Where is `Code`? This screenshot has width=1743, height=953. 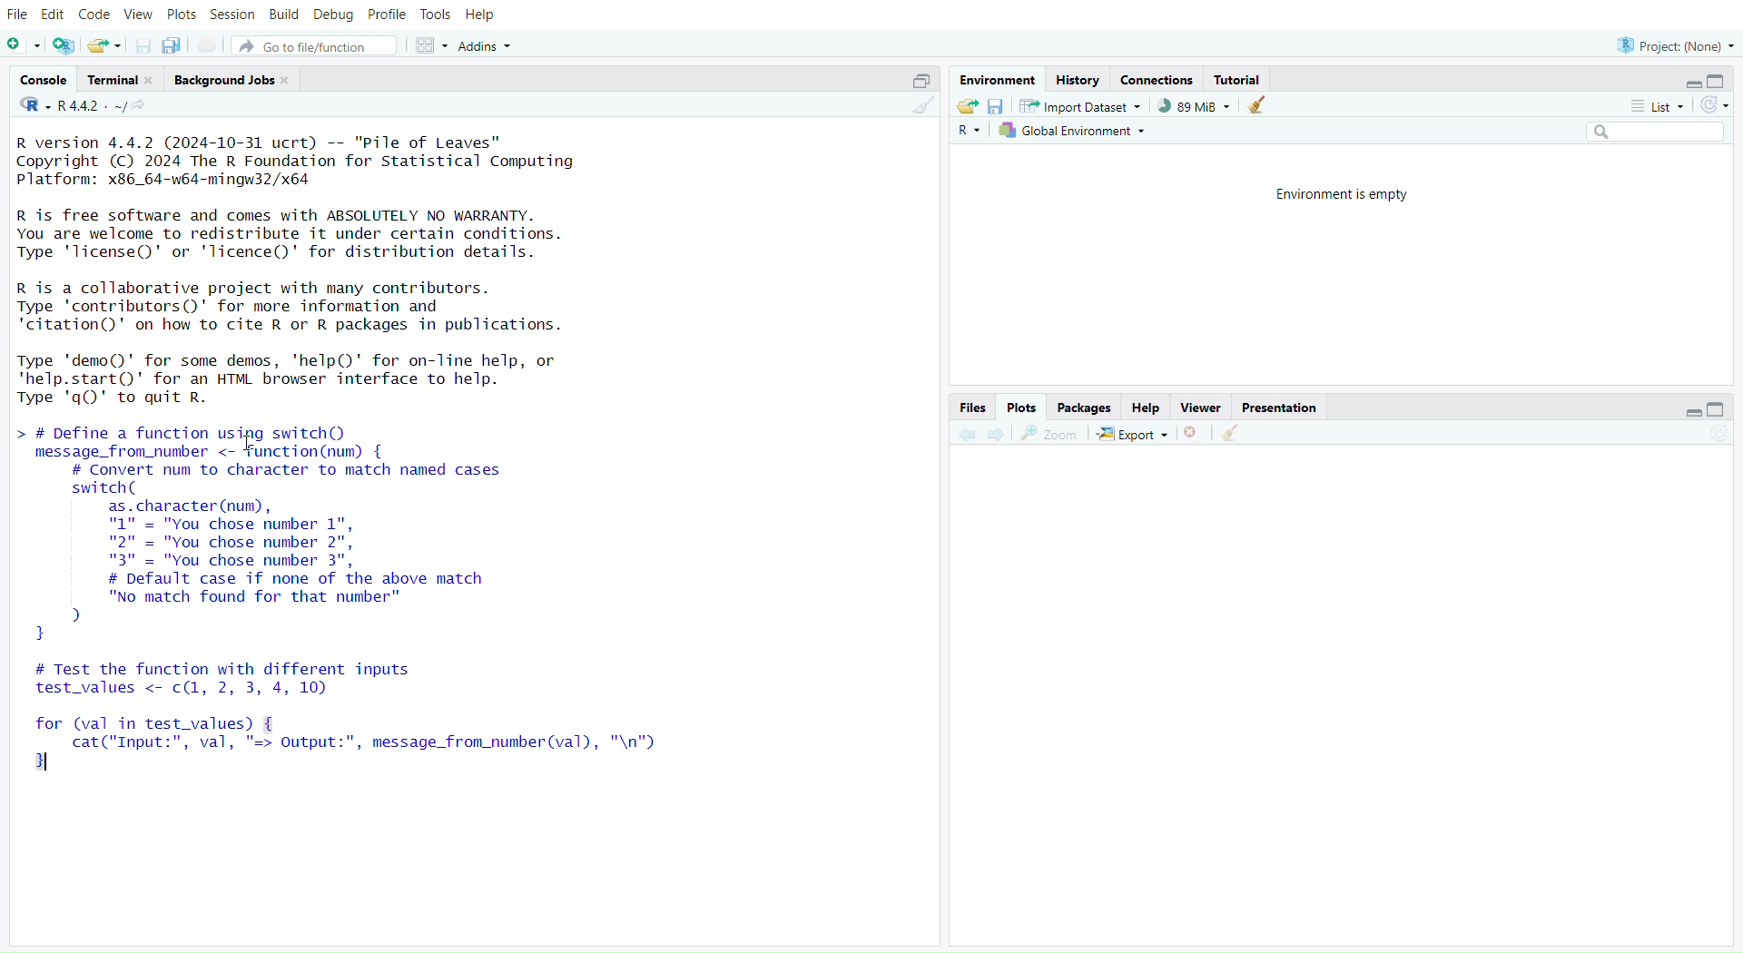 Code is located at coordinates (95, 15).